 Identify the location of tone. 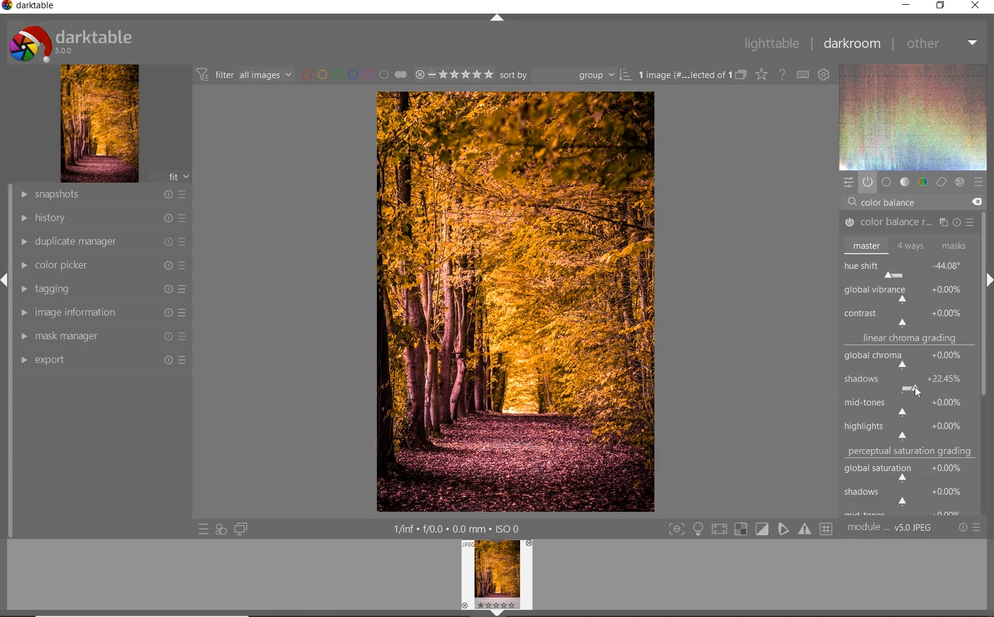
(904, 183).